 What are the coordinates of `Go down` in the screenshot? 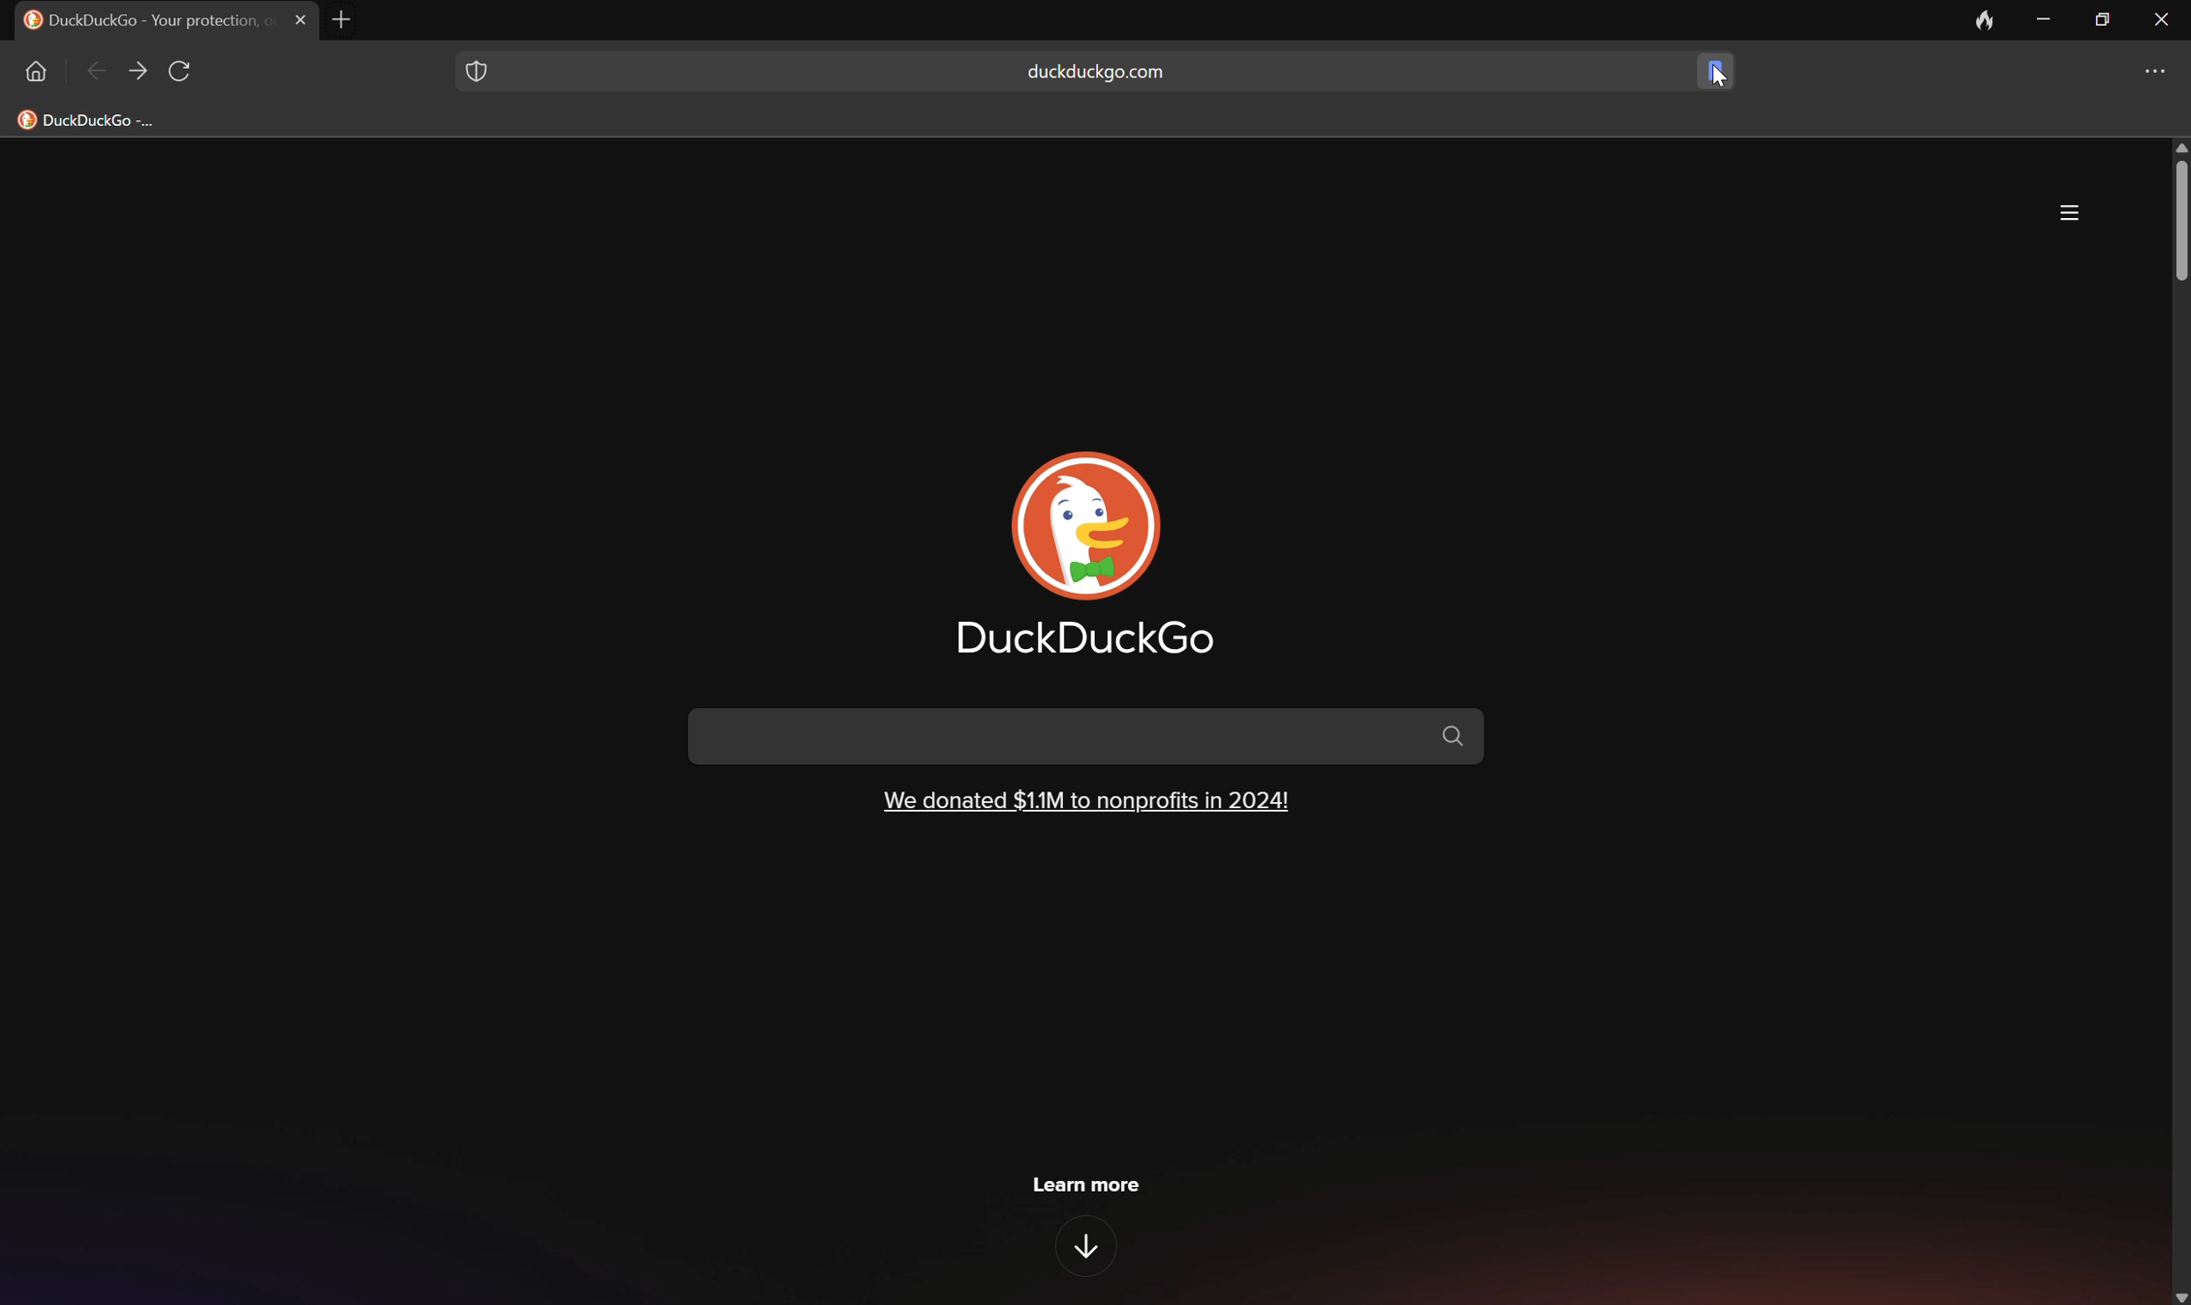 It's located at (1090, 1248).